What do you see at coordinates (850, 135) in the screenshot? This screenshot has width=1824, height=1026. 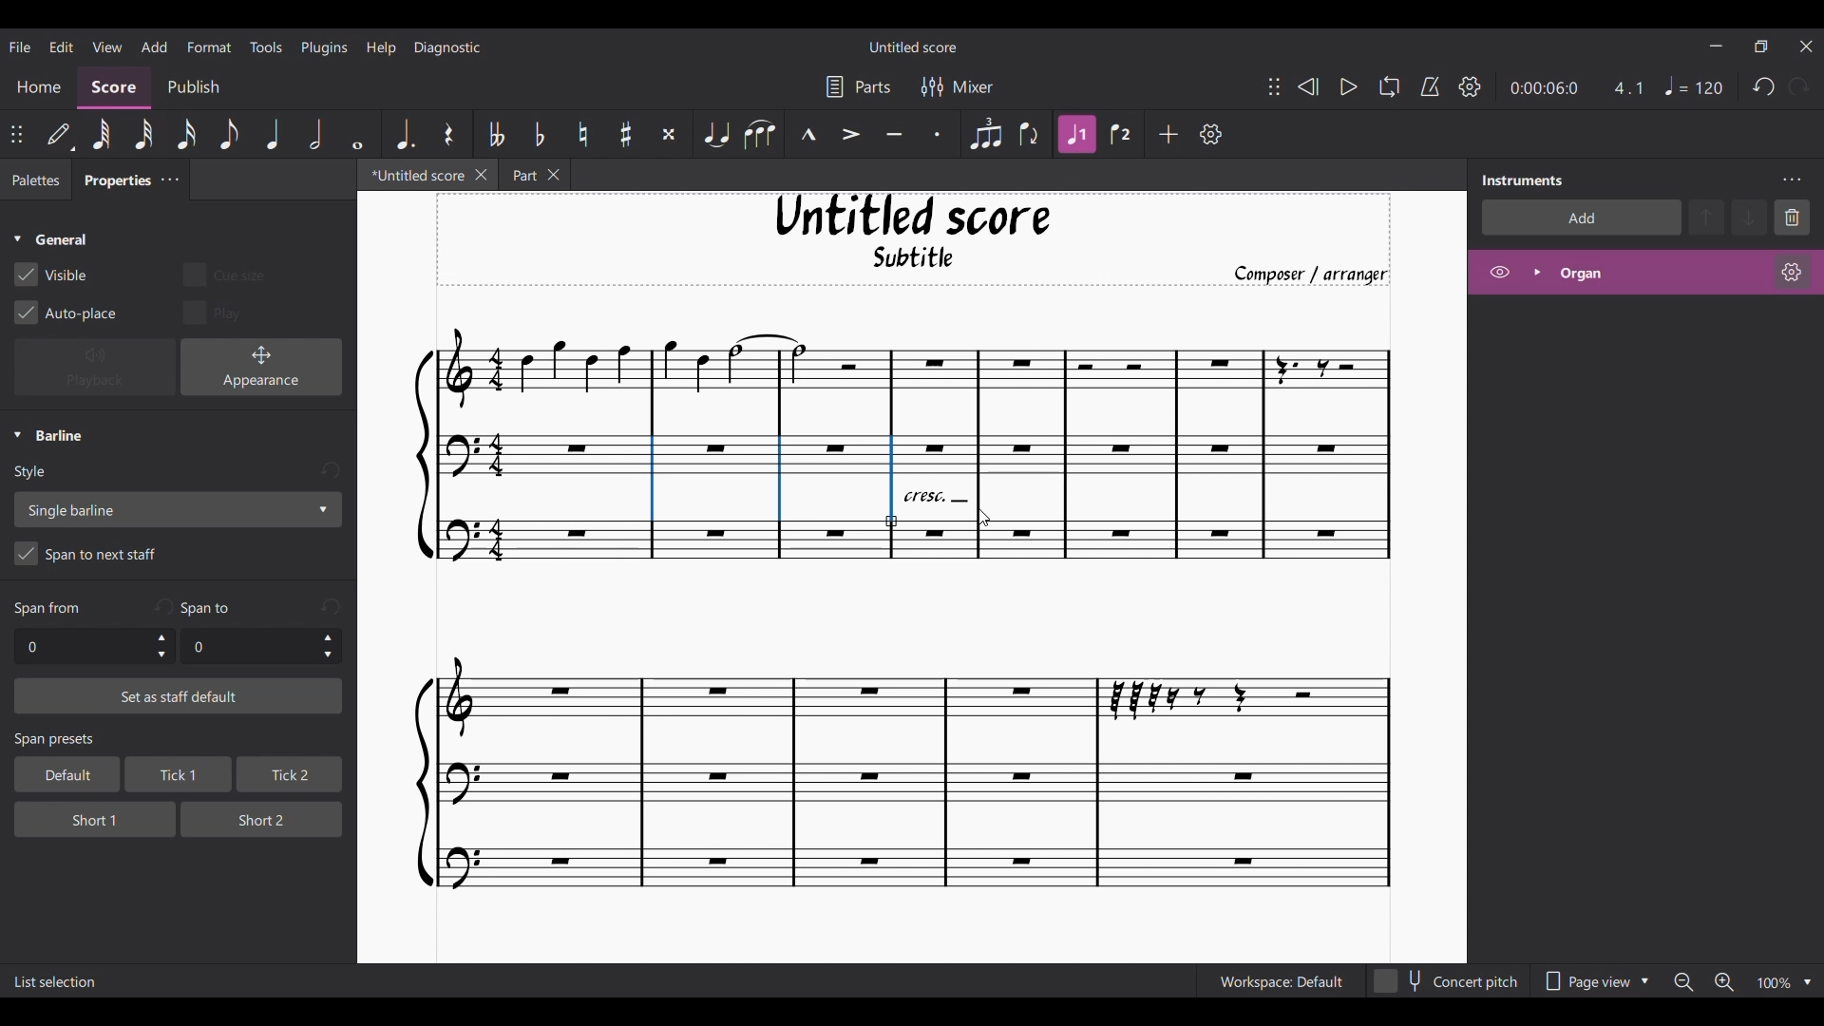 I see `Accent` at bounding box center [850, 135].